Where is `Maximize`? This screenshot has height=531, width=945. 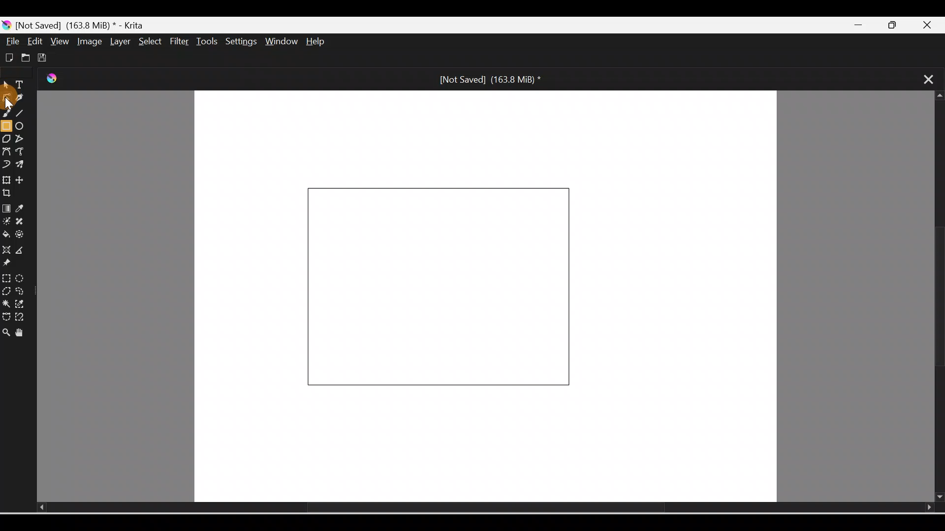
Maximize is located at coordinates (898, 26).